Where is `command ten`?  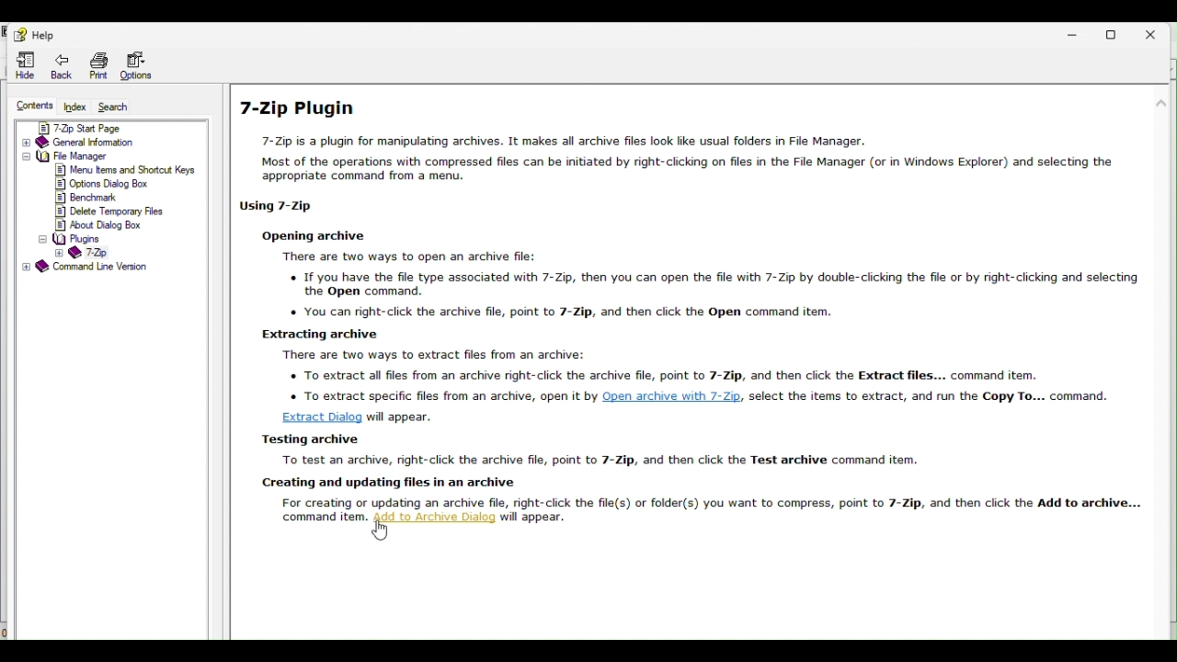 command ten is located at coordinates (319, 517).